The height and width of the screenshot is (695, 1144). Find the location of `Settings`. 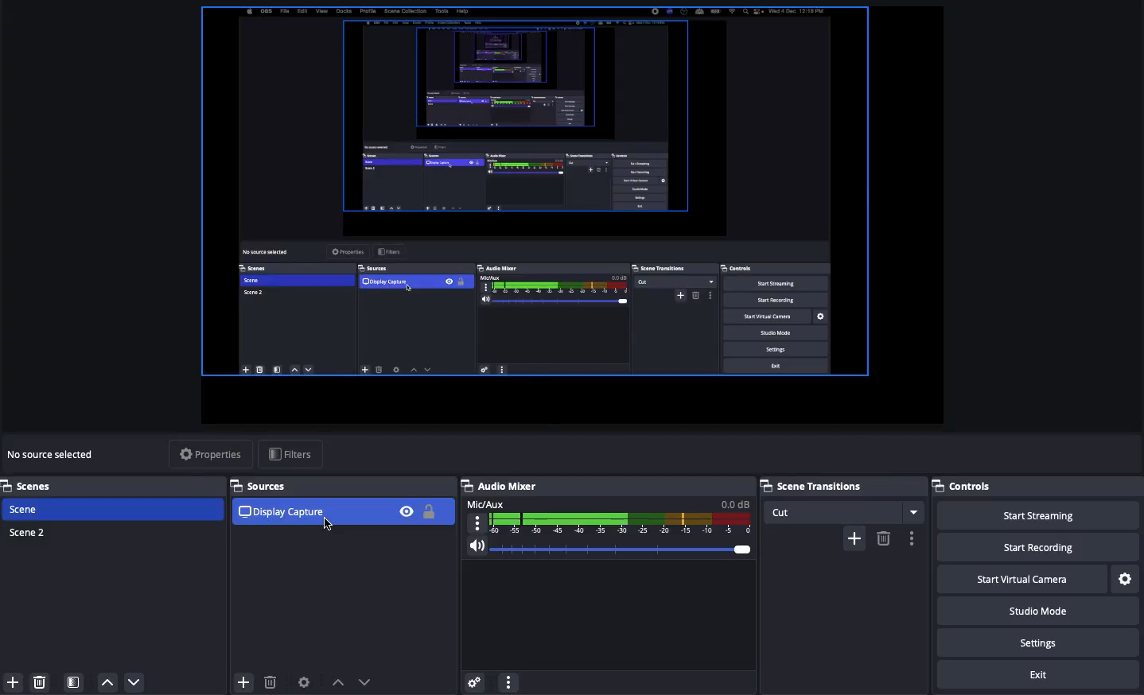

Settings is located at coordinates (1124, 577).